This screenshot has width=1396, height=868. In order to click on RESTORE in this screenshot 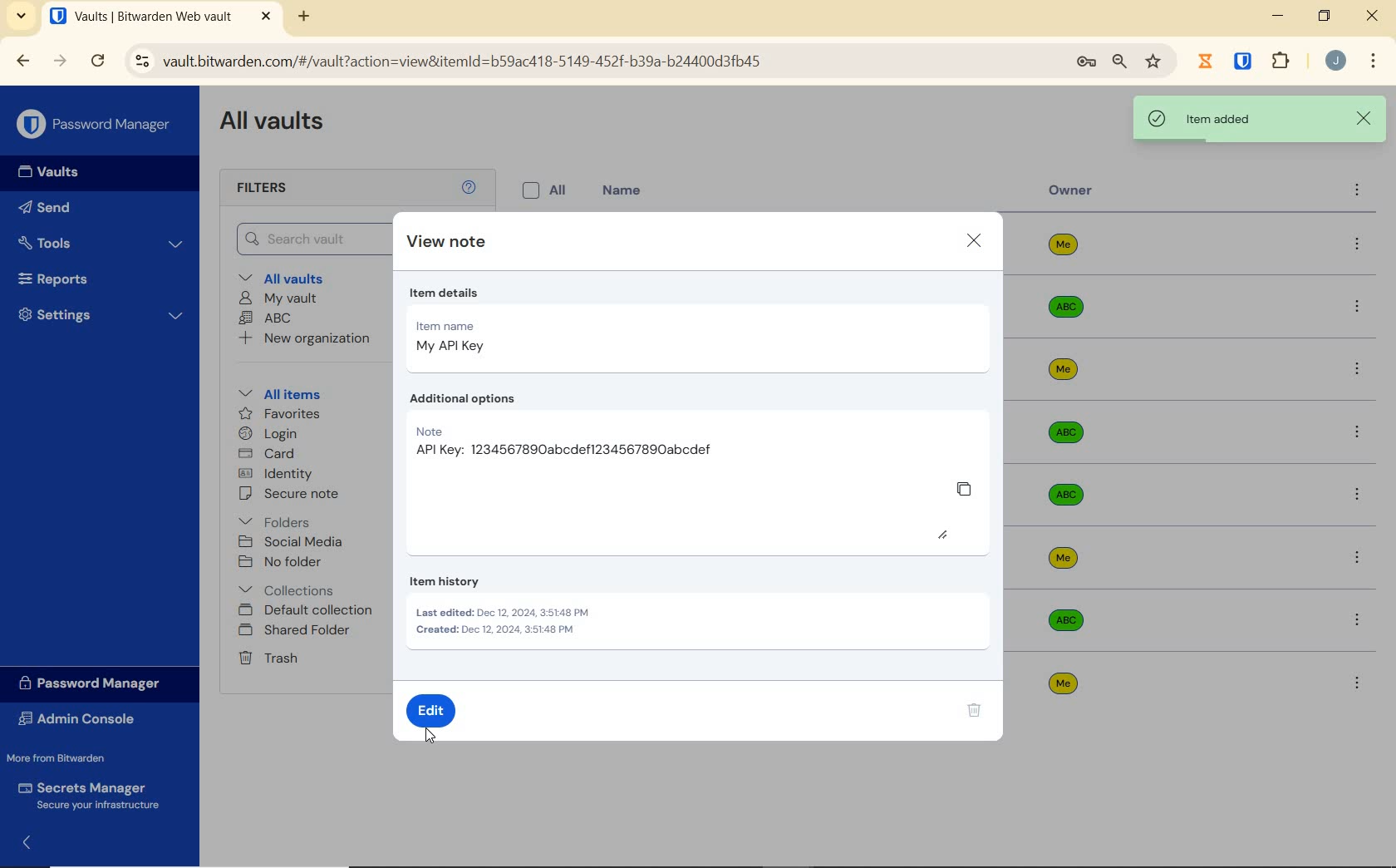, I will do `click(1324, 18)`.